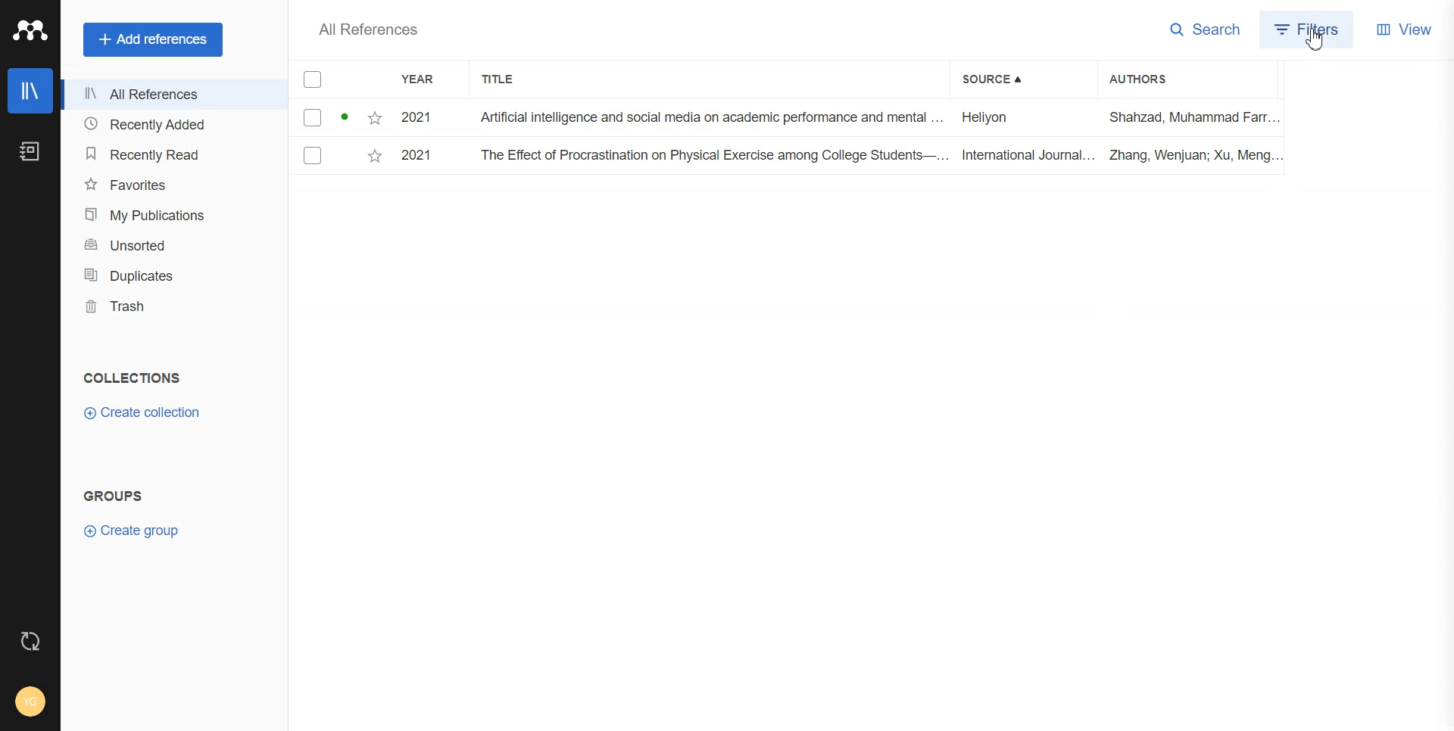  Describe the element at coordinates (1003, 79) in the screenshot. I see `Source` at that location.